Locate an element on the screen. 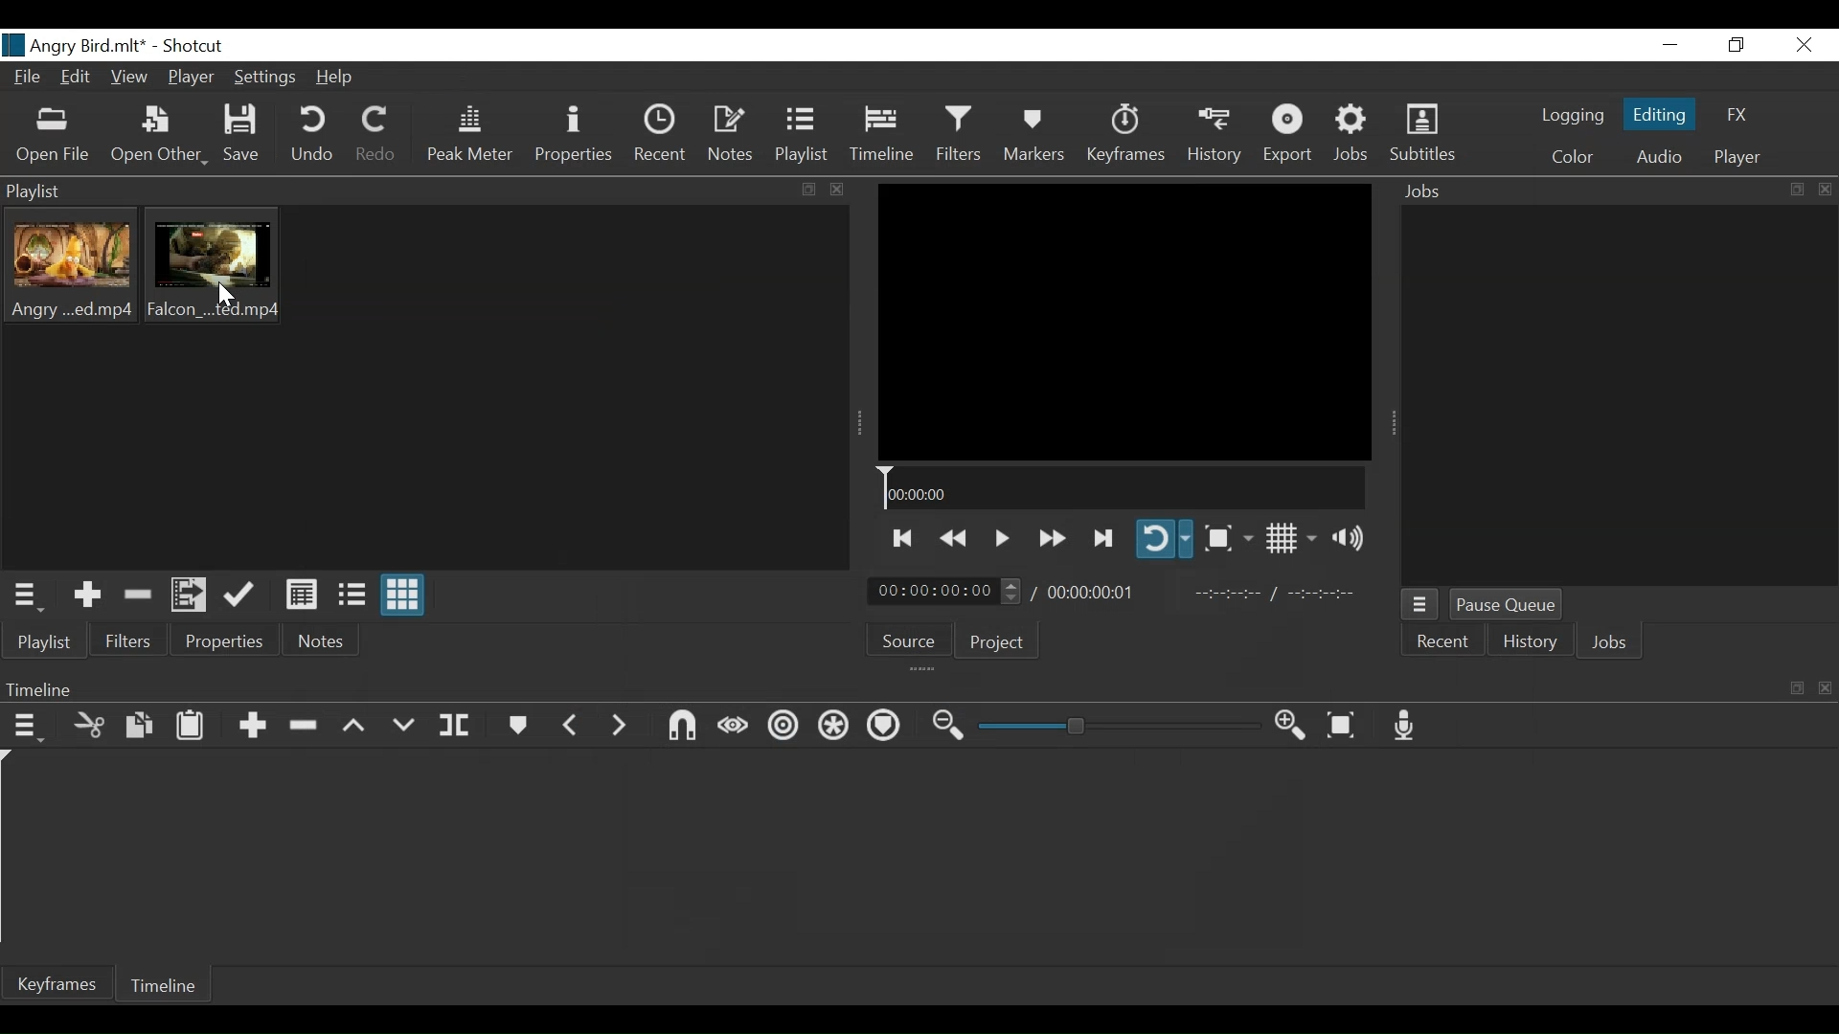 This screenshot has height=1034, width=1839. Remove Cut is located at coordinates (140, 595).